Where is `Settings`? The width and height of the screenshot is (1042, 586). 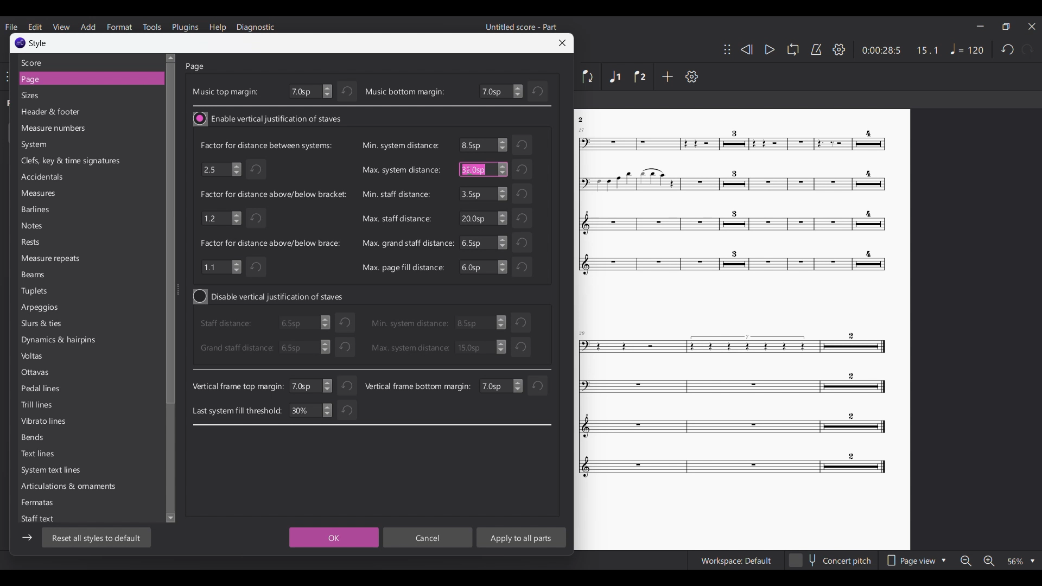
Settings is located at coordinates (691, 77).